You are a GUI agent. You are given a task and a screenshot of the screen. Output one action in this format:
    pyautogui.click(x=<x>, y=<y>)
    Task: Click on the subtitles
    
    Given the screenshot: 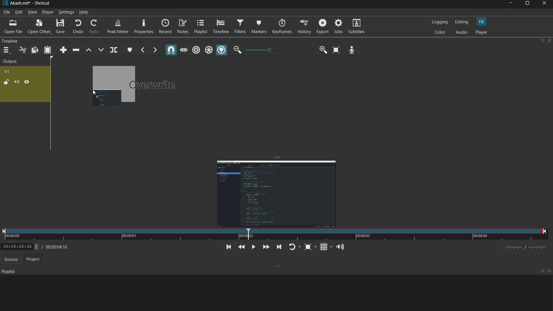 What is the action you would take?
    pyautogui.click(x=357, y=26)
    